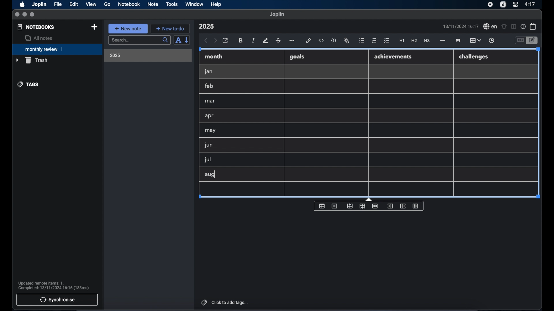 Image resolution: width=554 pixels, height=311 pixels. What do you see at coordinates (74, 4) in the screenshot?
I see `edit` at bounding box center [74, 4].